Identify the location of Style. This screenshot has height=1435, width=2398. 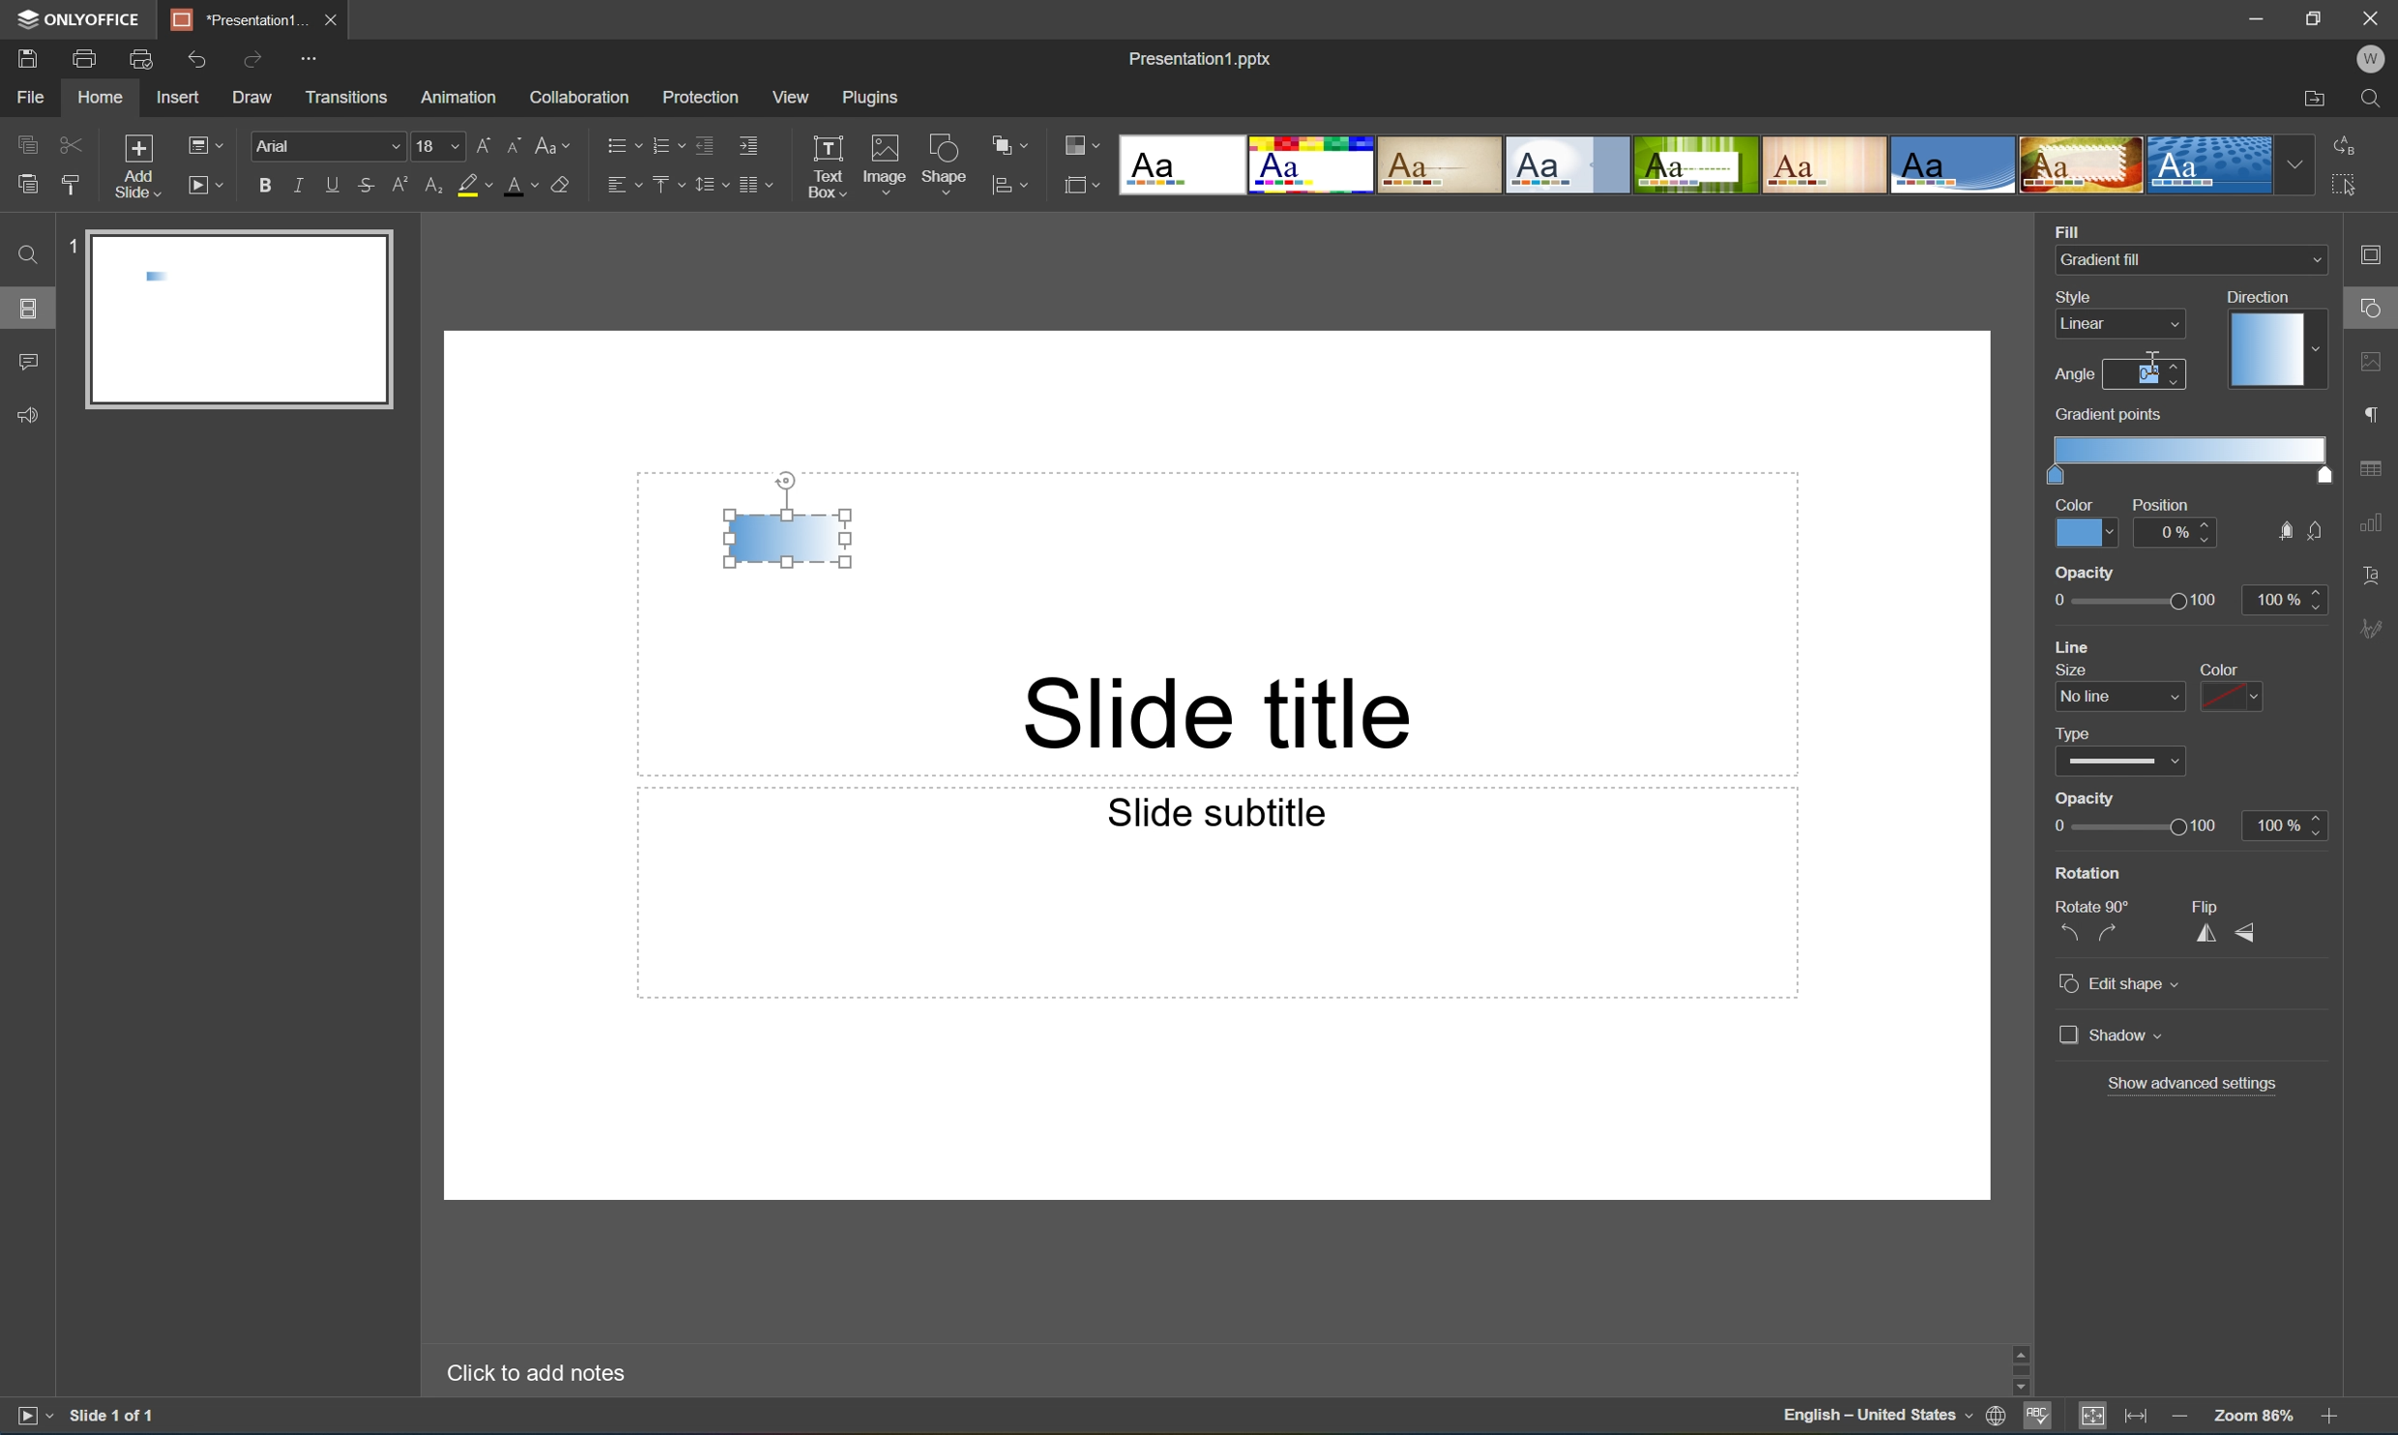
(2077, 296).